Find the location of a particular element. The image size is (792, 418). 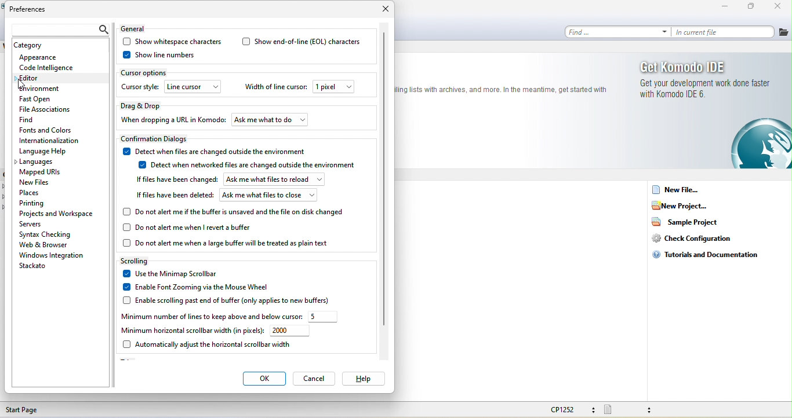

cursor style is located at coordinates (140, 87).